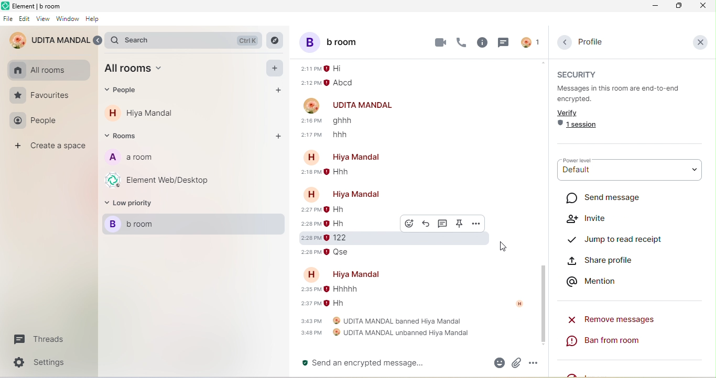 This screenshot has width=716, height=378. I want to click on add , so click(276, 68).